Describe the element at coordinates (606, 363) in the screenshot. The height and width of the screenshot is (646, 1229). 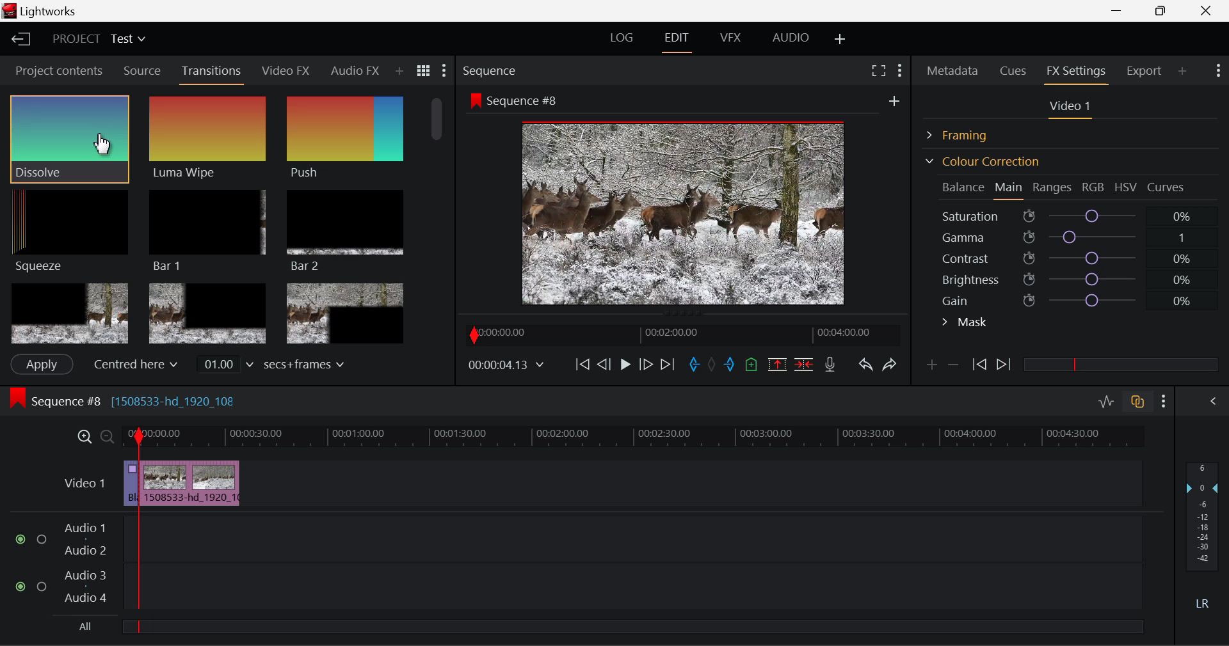
I see `Go Back` at that location.